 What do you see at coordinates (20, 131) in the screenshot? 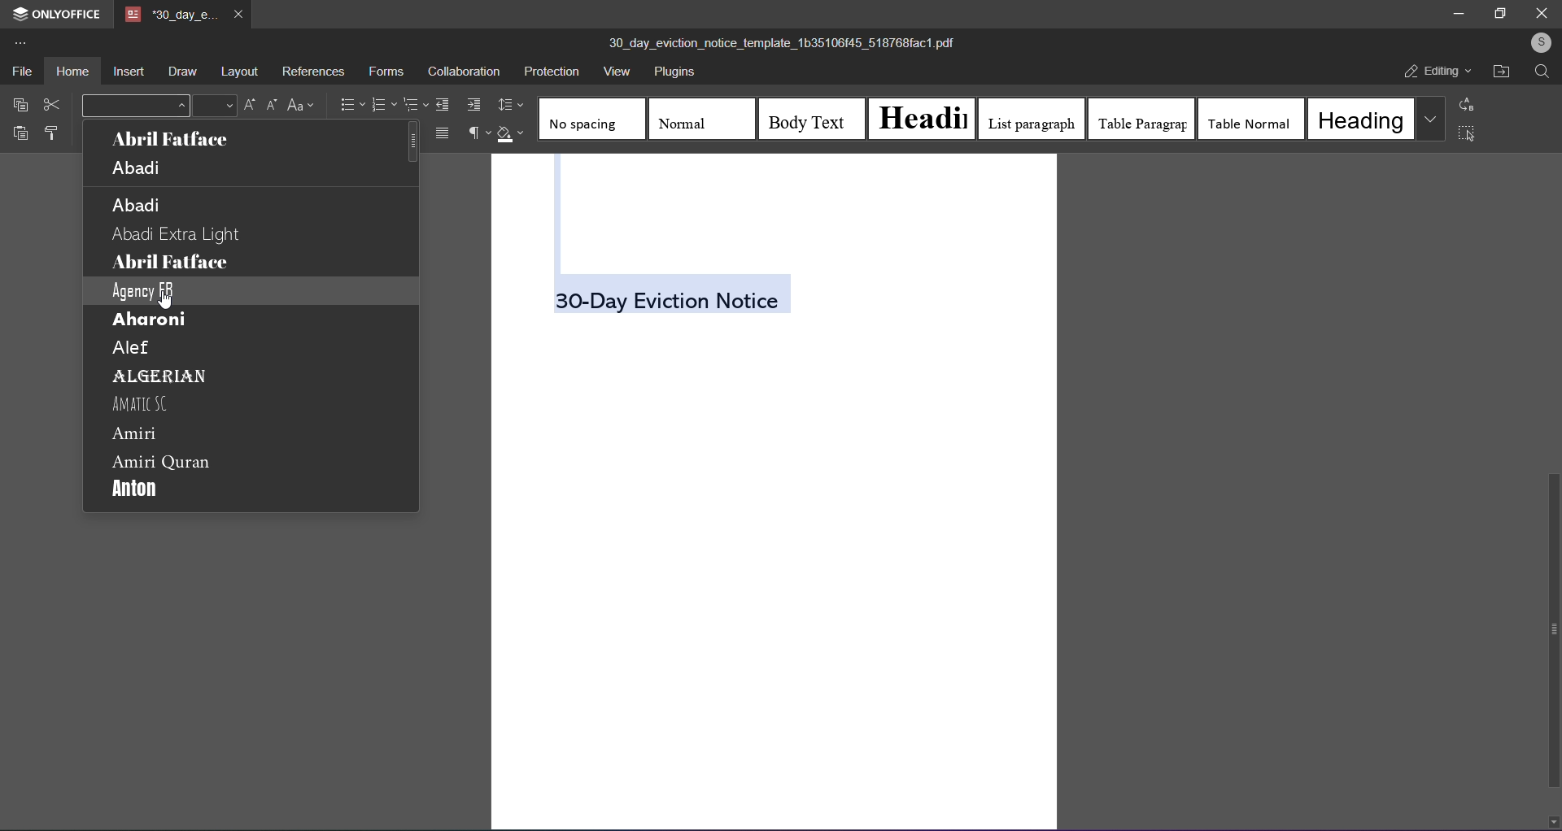
I see `paste` at bounding box center [20, 131].